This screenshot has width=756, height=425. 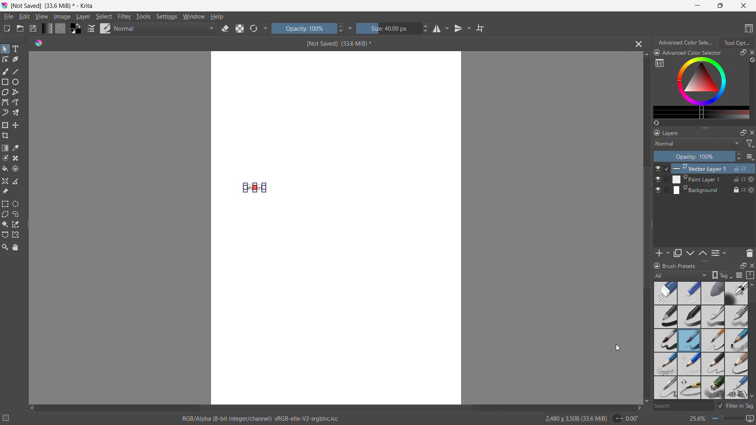 What do you see at coordinates (688, 52) in the screenshot?
I see `advanced color selector` at bounding box center [688, 52].